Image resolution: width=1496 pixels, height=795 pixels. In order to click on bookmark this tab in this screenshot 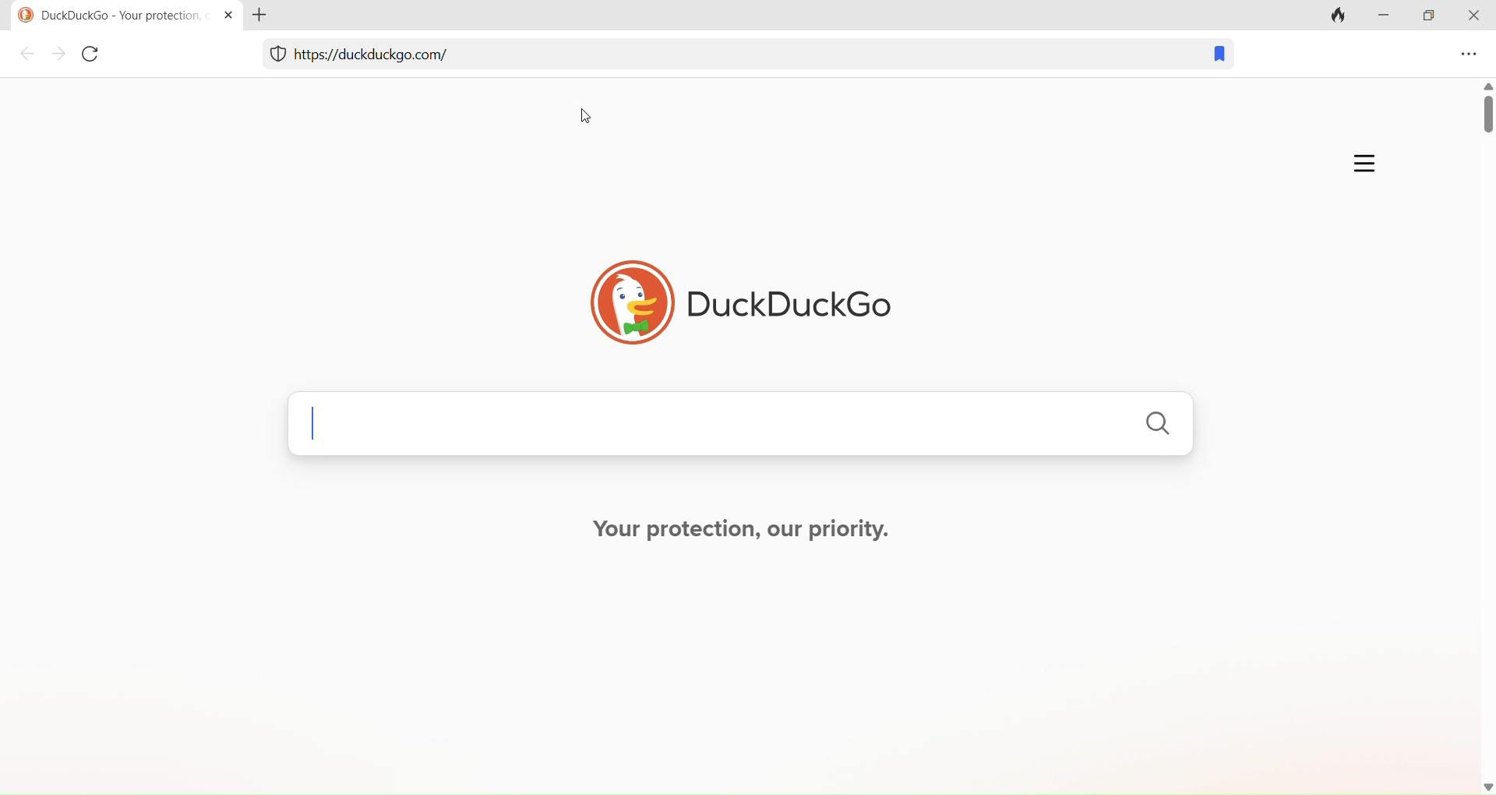, I will do `click(1214, 56)`.